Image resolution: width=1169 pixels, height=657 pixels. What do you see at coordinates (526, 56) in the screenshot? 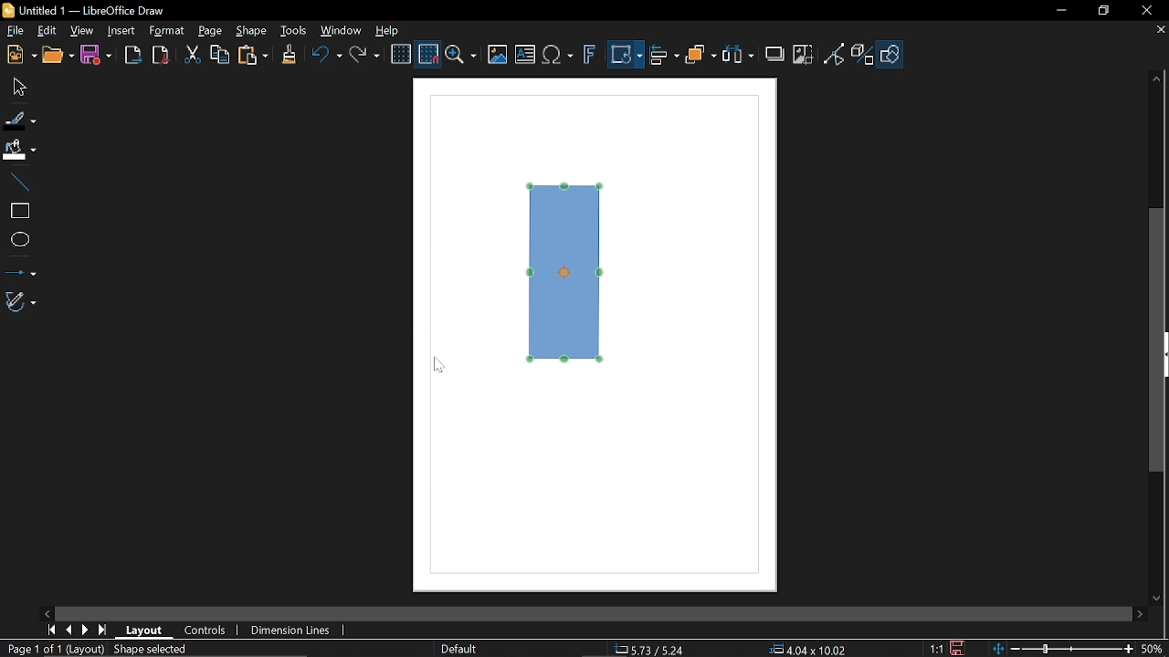
I see `Insert text` at bounding box center [526, 56].